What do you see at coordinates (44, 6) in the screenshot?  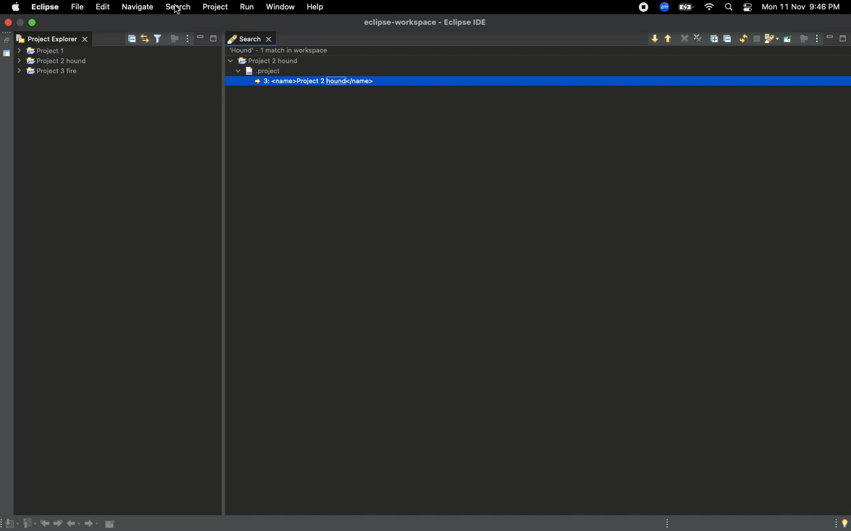 I see `Eclipse` at bounding box center [44, 6].